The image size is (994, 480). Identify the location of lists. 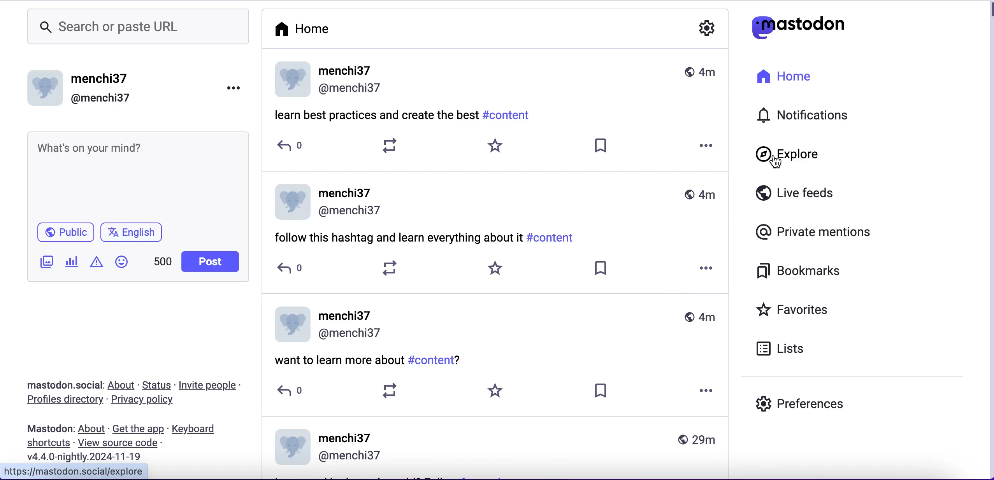
(792, 347).